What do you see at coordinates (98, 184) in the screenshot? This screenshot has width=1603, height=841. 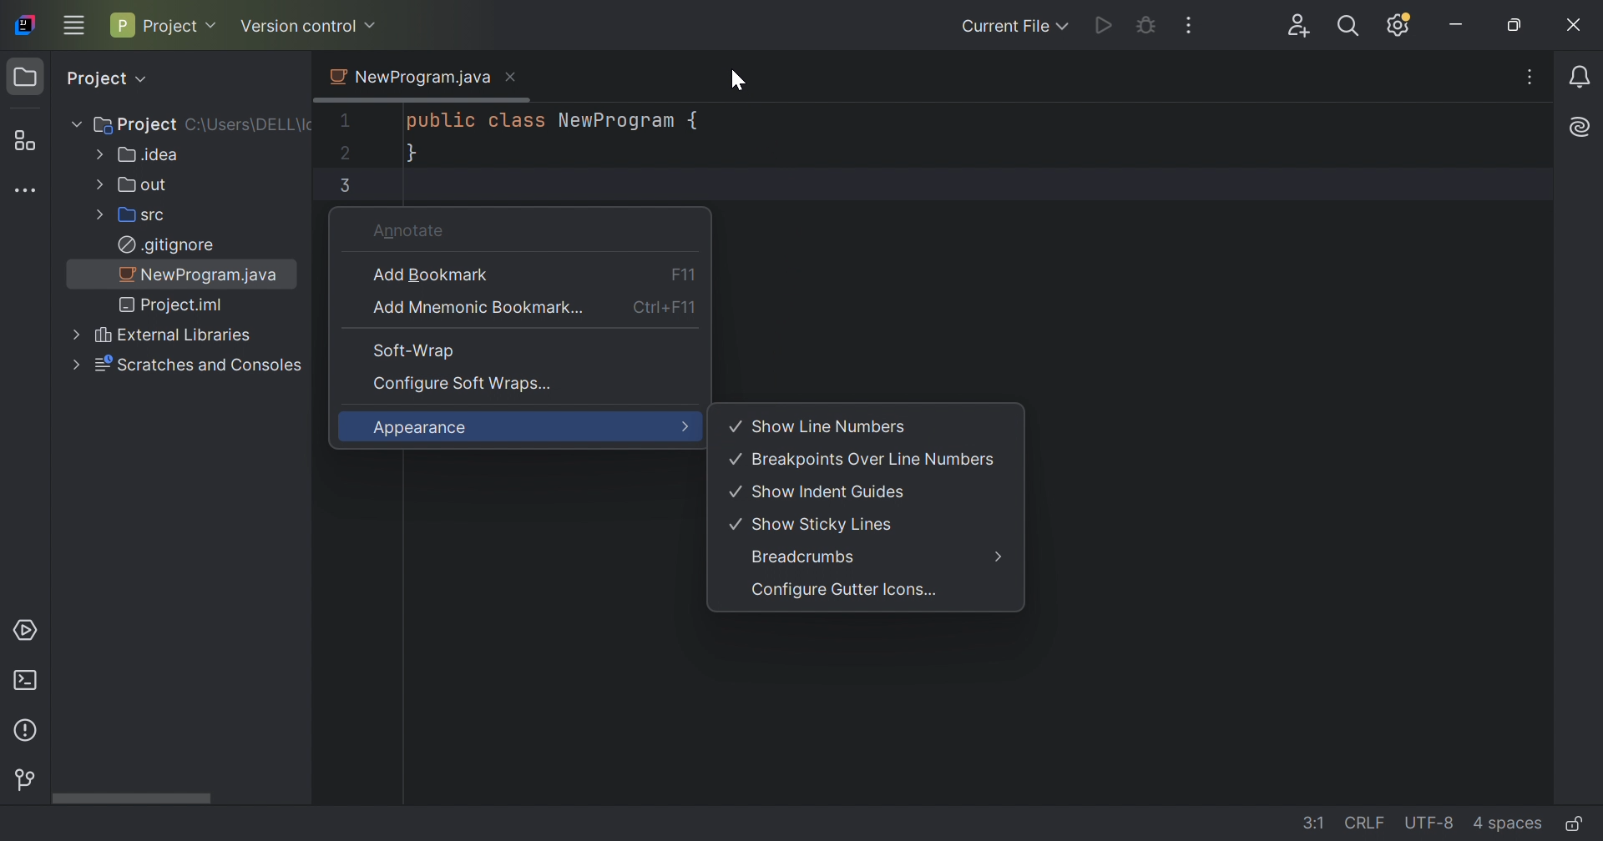 I see `Drop Down` at bounding box center [98, 184].